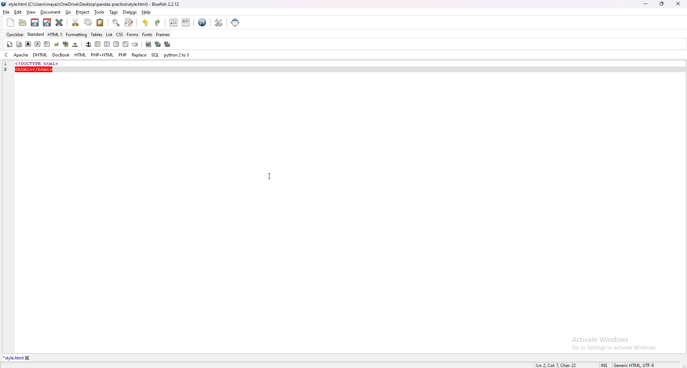  I want to click on email, so click(135, 45).